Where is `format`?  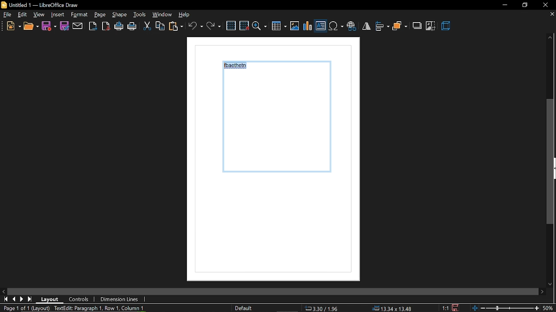
format is located at coordinates (100, 15).